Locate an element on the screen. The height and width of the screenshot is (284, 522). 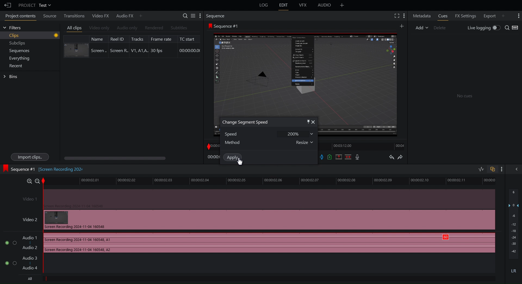
Audio Only is located at coordinates (127, 28).